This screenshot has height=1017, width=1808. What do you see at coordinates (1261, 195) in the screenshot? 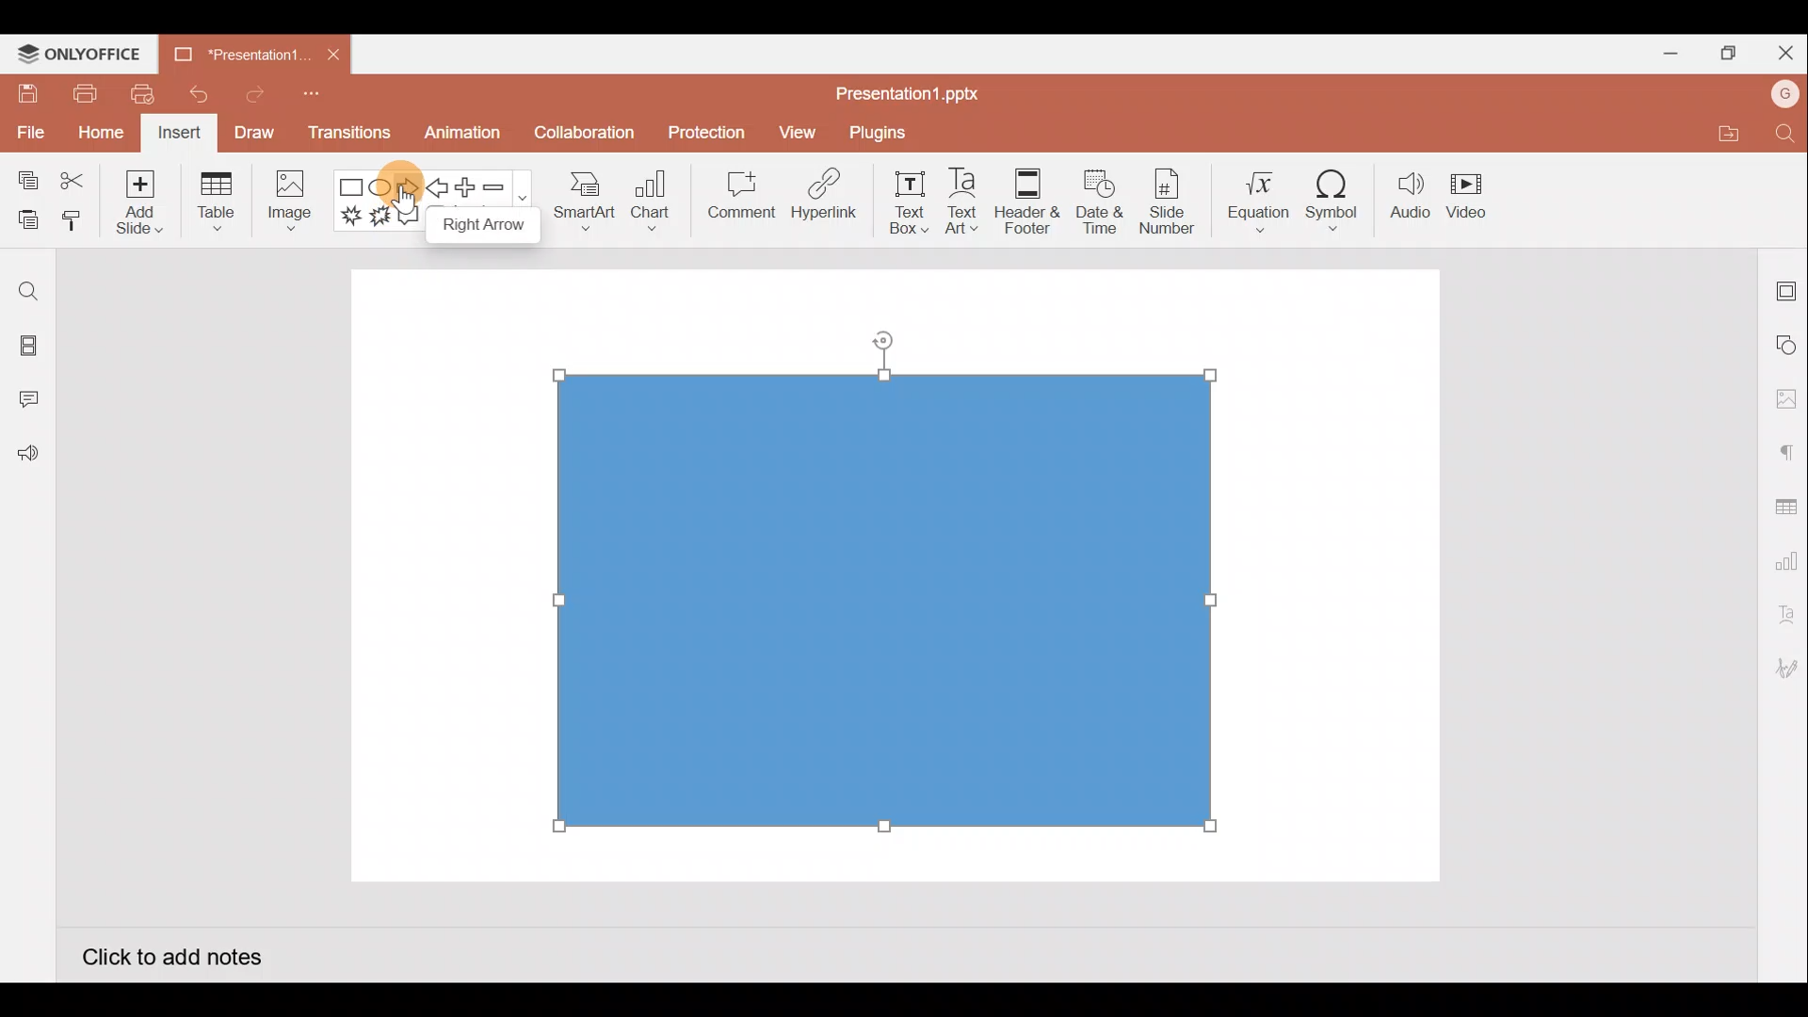
I see `Equation` at bounding box center [1261, 195].